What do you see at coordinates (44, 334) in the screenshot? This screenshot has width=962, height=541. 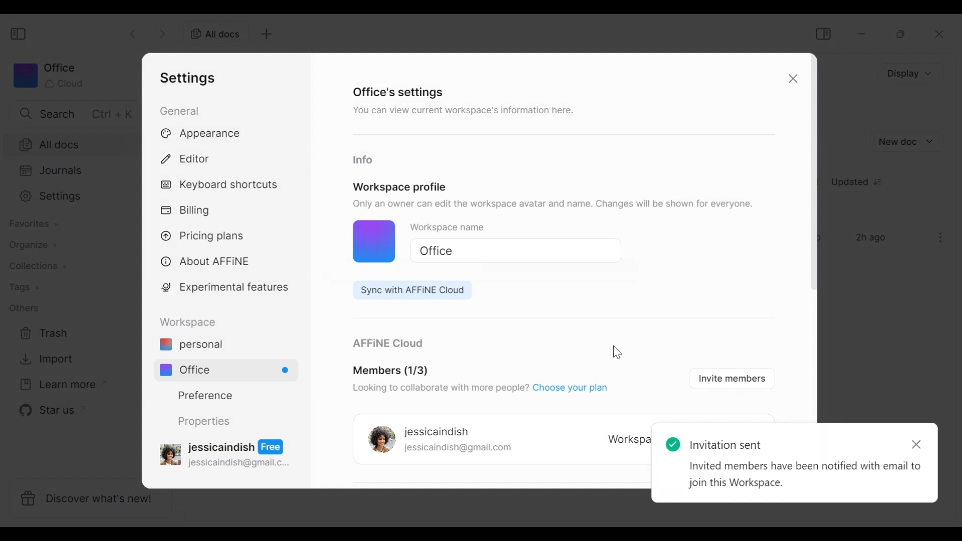 I see `Trash` at bounding box center [44, 334].